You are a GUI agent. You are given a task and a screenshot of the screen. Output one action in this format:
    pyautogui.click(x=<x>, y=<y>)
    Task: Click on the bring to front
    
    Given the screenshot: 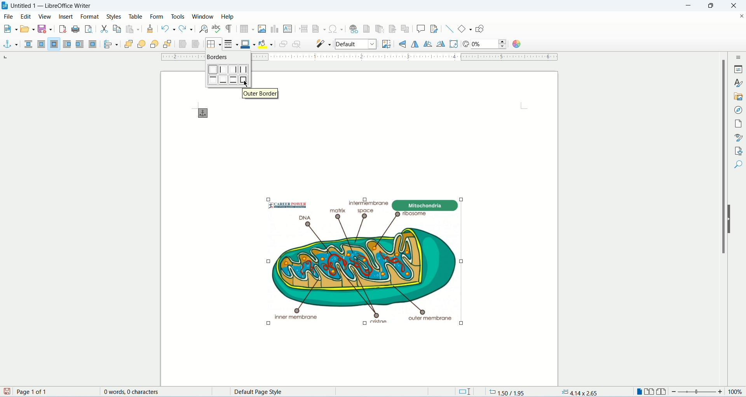 What is the action you would take?
    pyautogui.click(x=128, y=45)
    